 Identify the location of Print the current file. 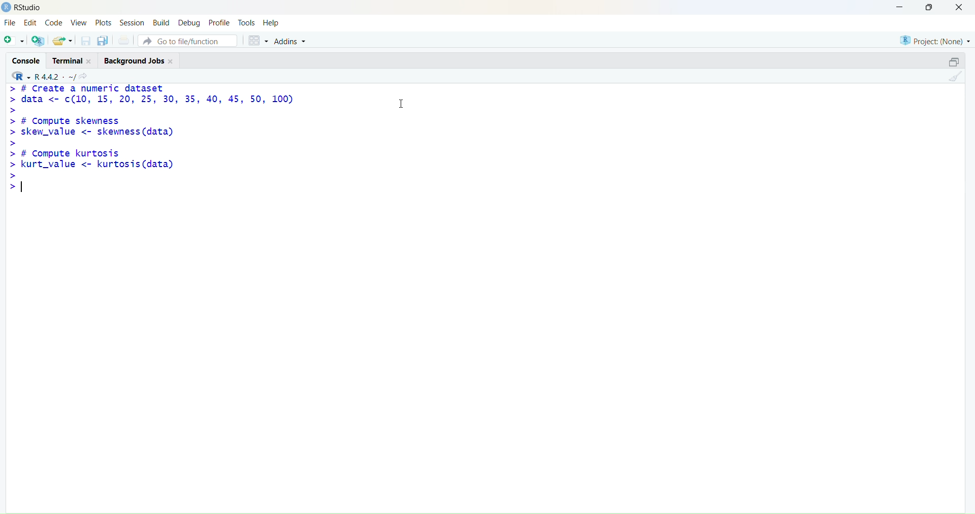
(123, 41).